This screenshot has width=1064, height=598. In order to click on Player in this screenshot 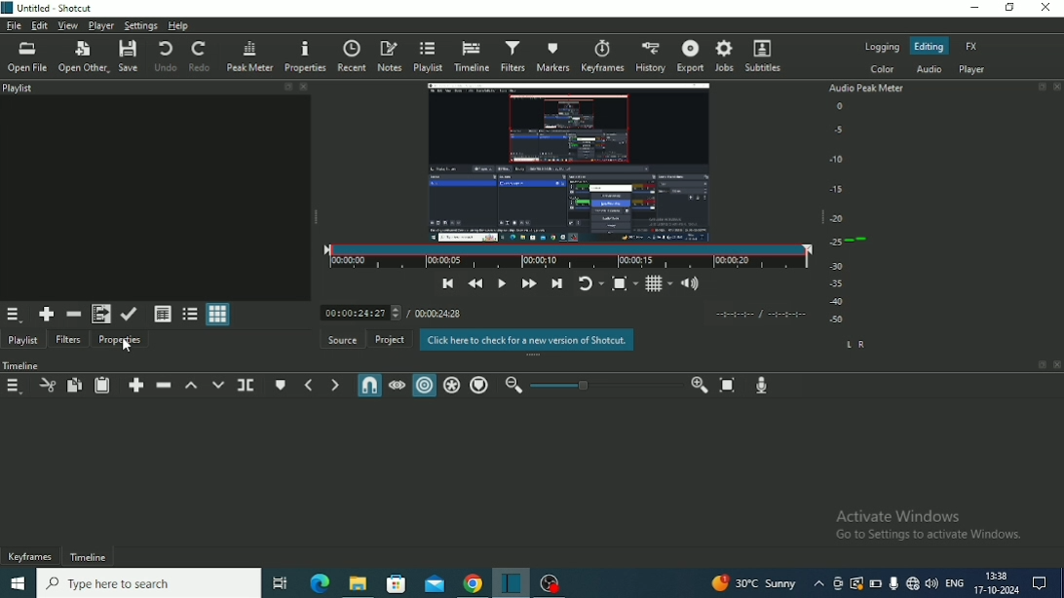, I will do `click(100, 25)`.